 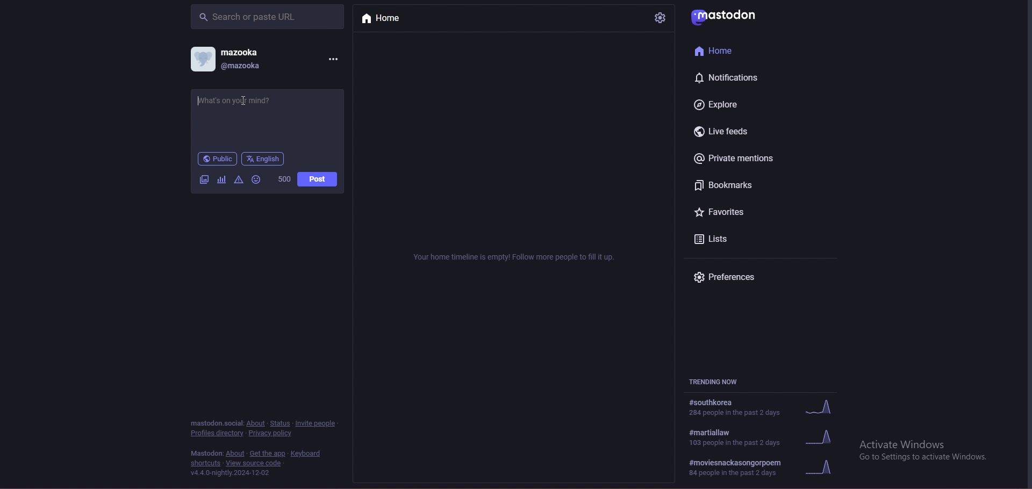 I want to click on emoji, so click(x=259, y=178).